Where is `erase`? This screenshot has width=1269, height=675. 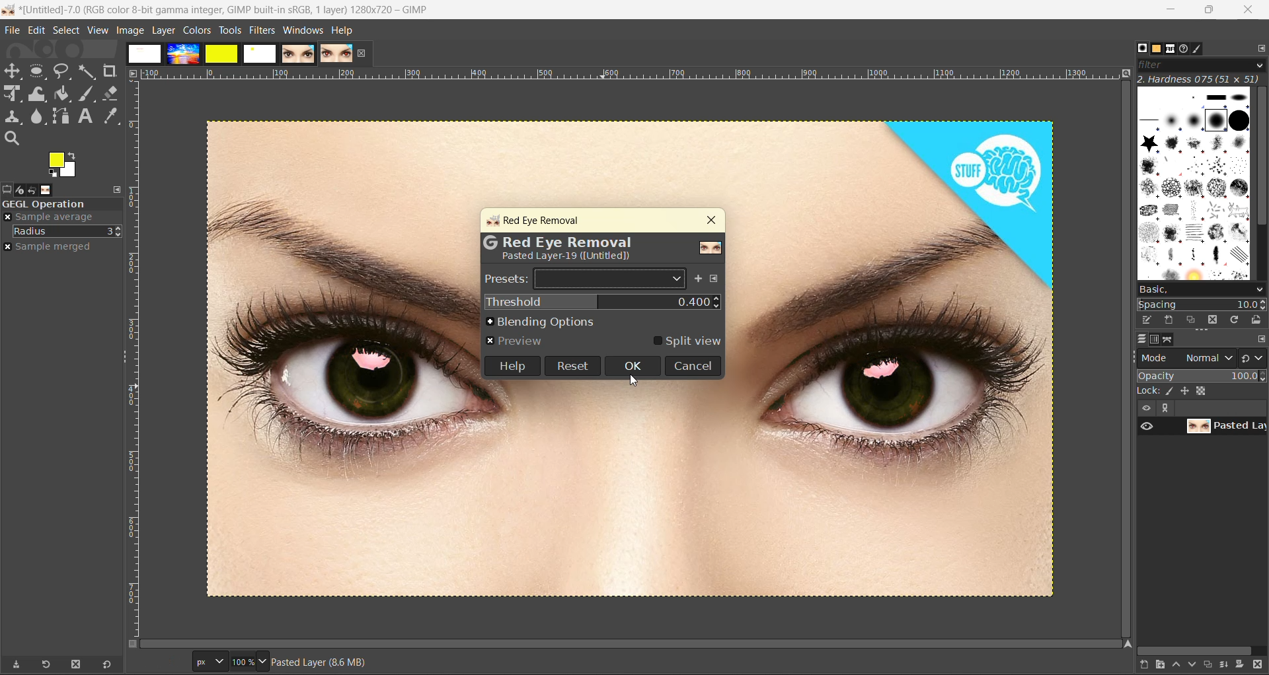 erase is located at coordinates (112, 93).